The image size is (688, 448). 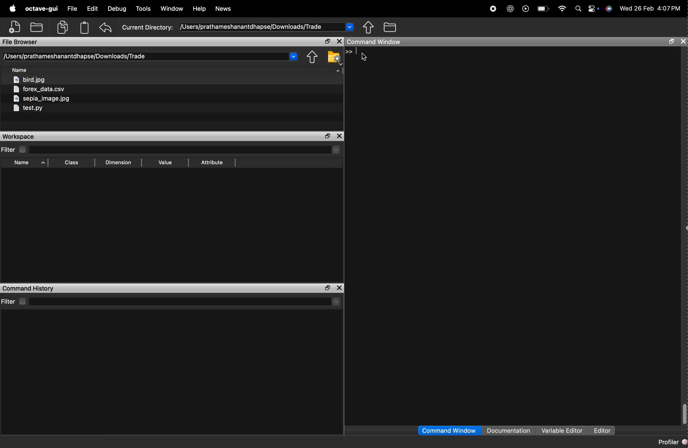 I want to click on copy, so click(x=62, y=27).